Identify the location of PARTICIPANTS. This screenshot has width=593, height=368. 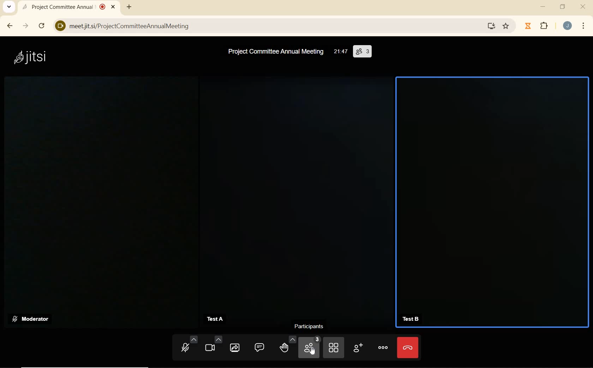
(309, 347).